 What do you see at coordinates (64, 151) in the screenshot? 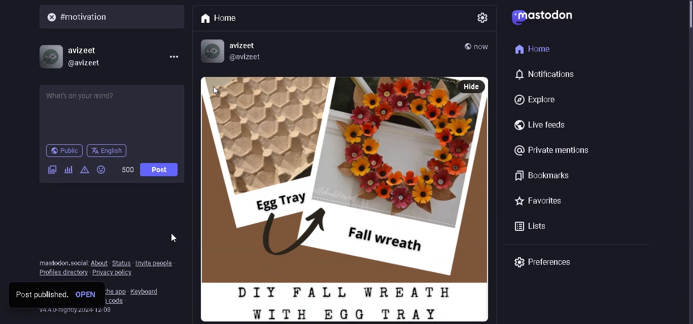
I see `public post` at bounding box center [64, 151].